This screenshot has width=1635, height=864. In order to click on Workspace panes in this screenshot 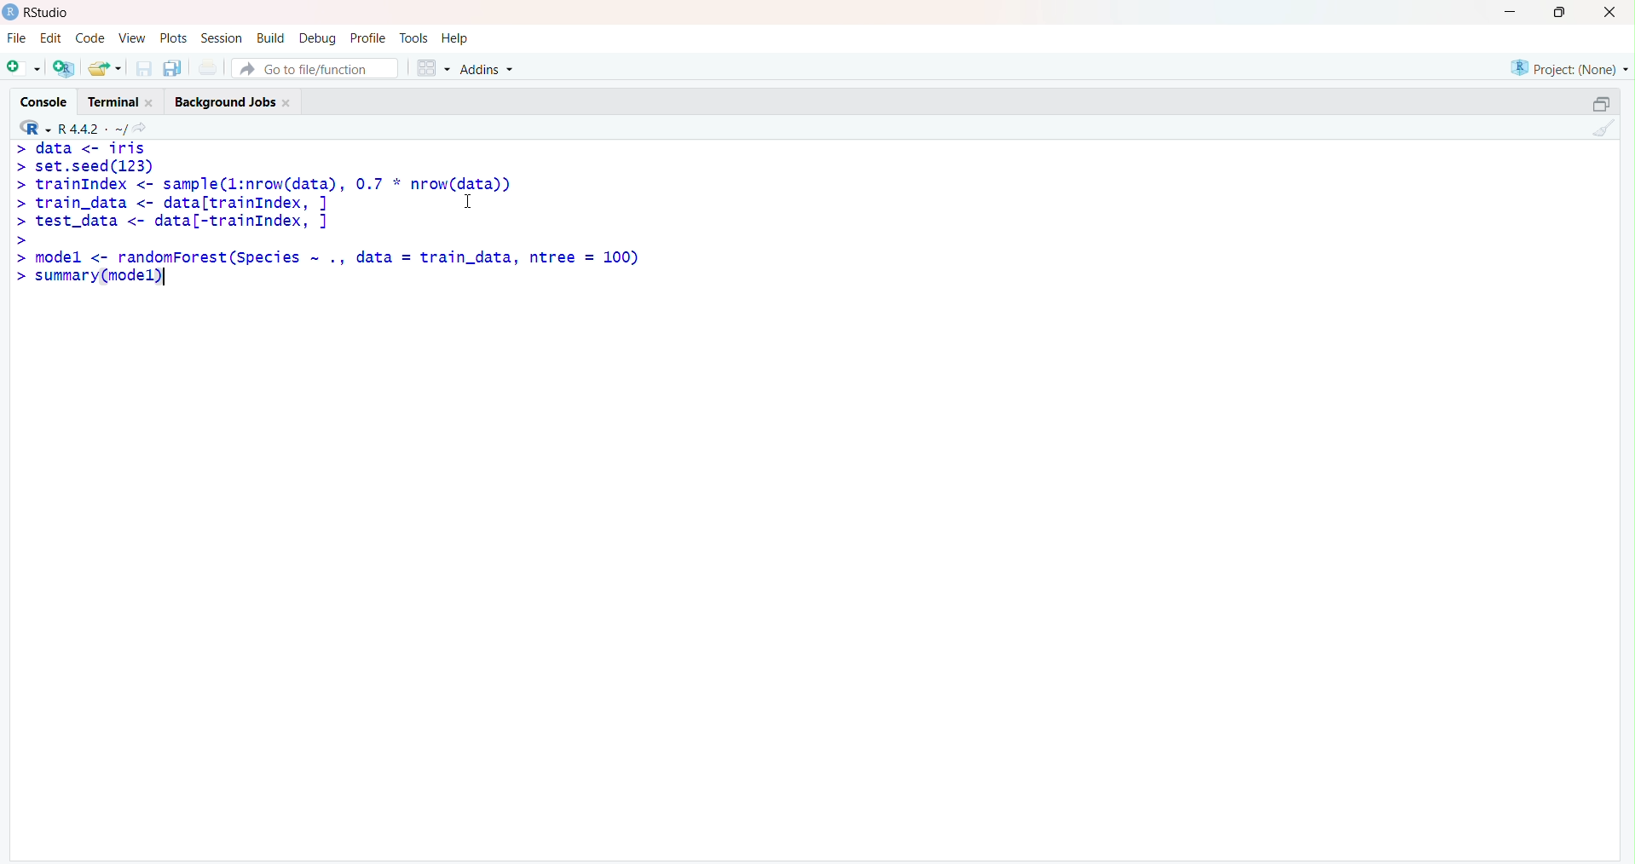, I will do `click(430, 66)`.